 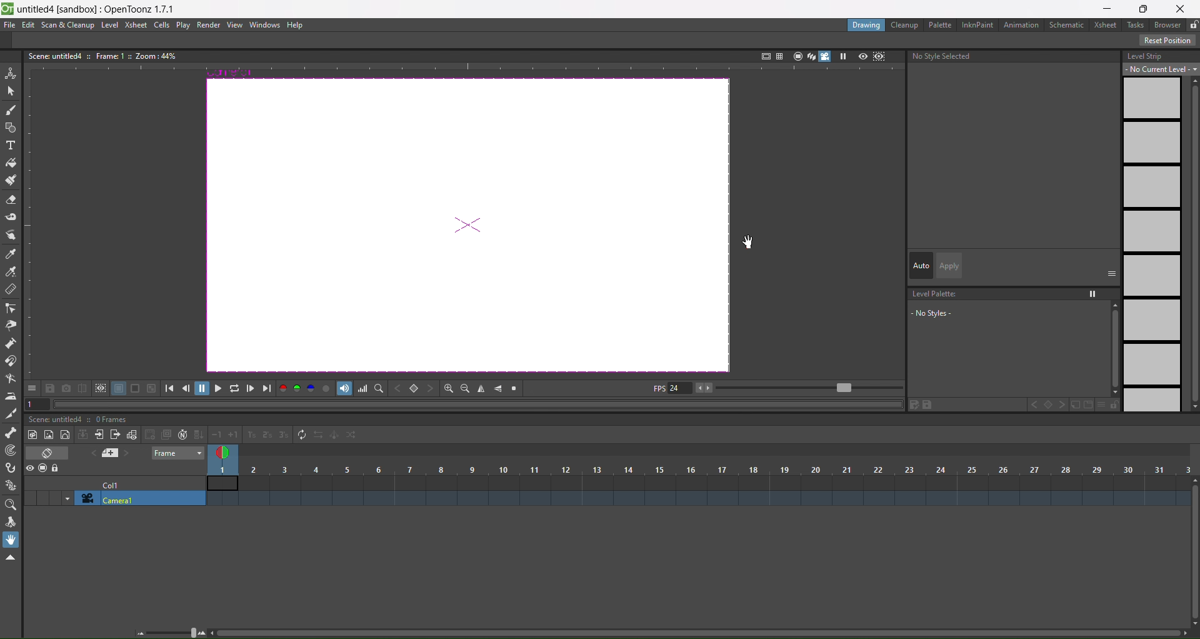 I want to click on toggle xsheet, so click(x=51, y=453).